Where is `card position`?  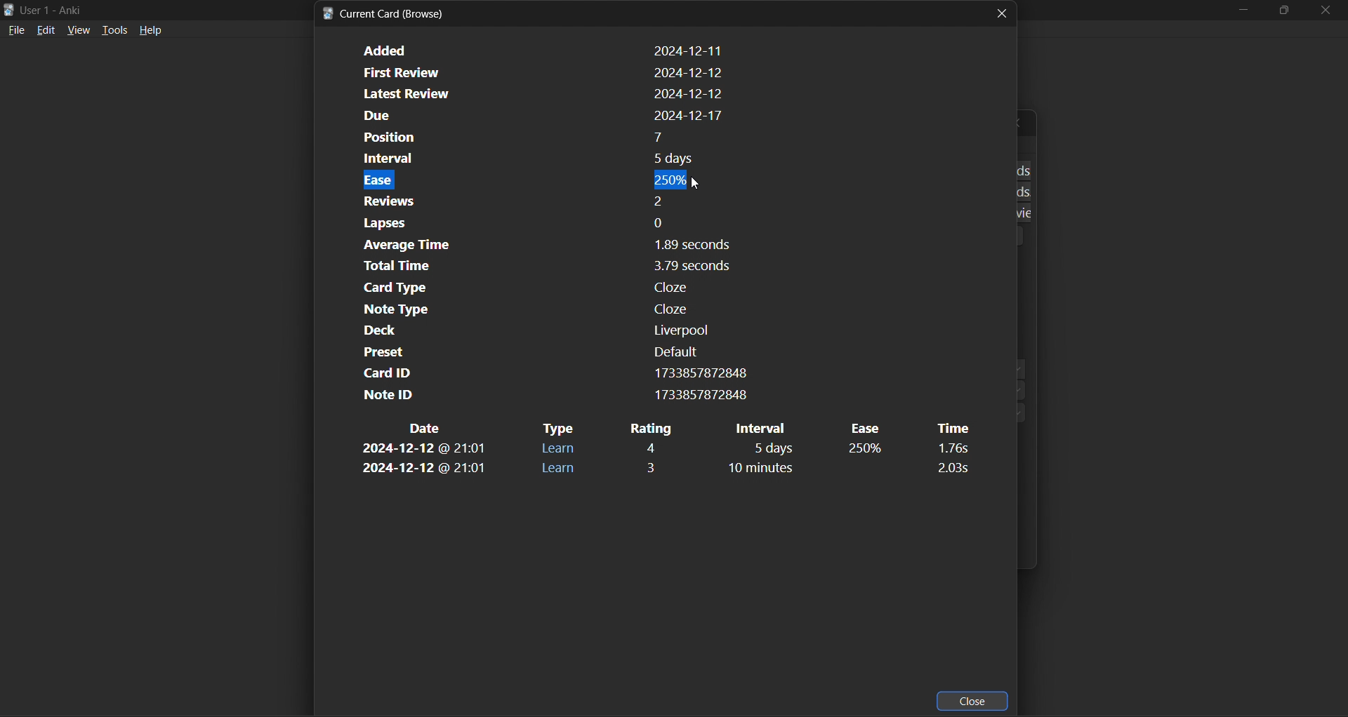 card position is located at coordinates (543, 138).